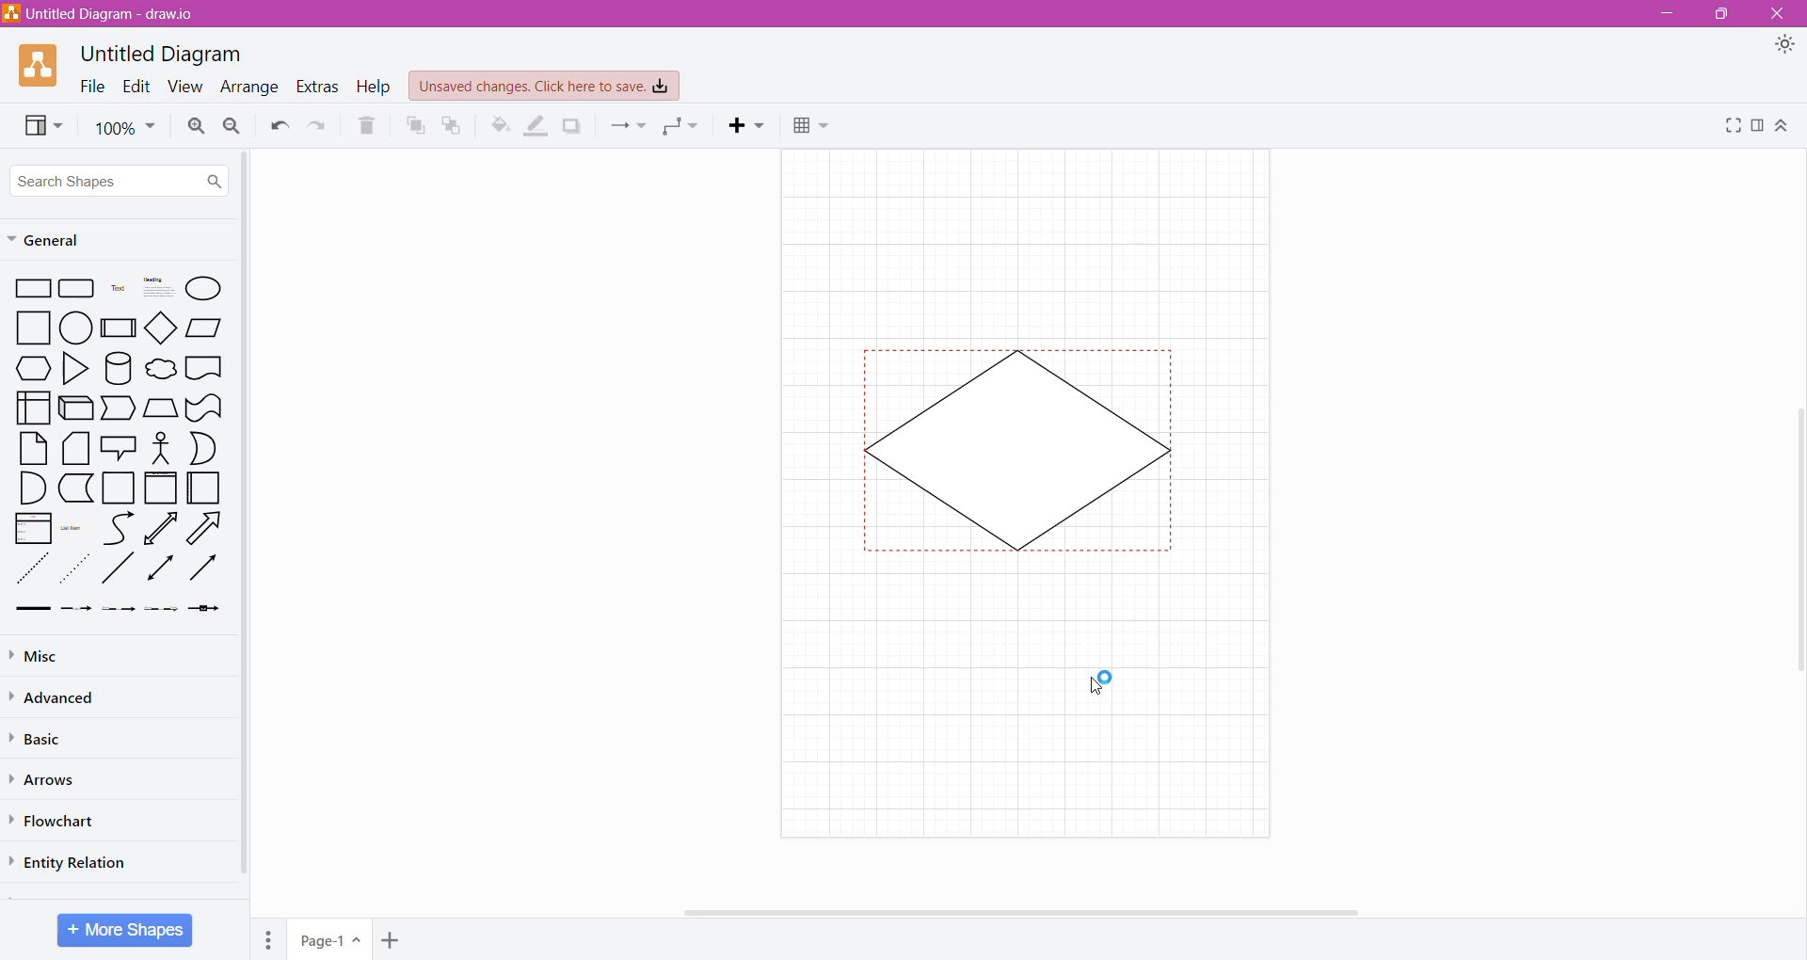 The height and width of the screenshot is (960, 1807). I want to click on Shapes, so click(120, 446).